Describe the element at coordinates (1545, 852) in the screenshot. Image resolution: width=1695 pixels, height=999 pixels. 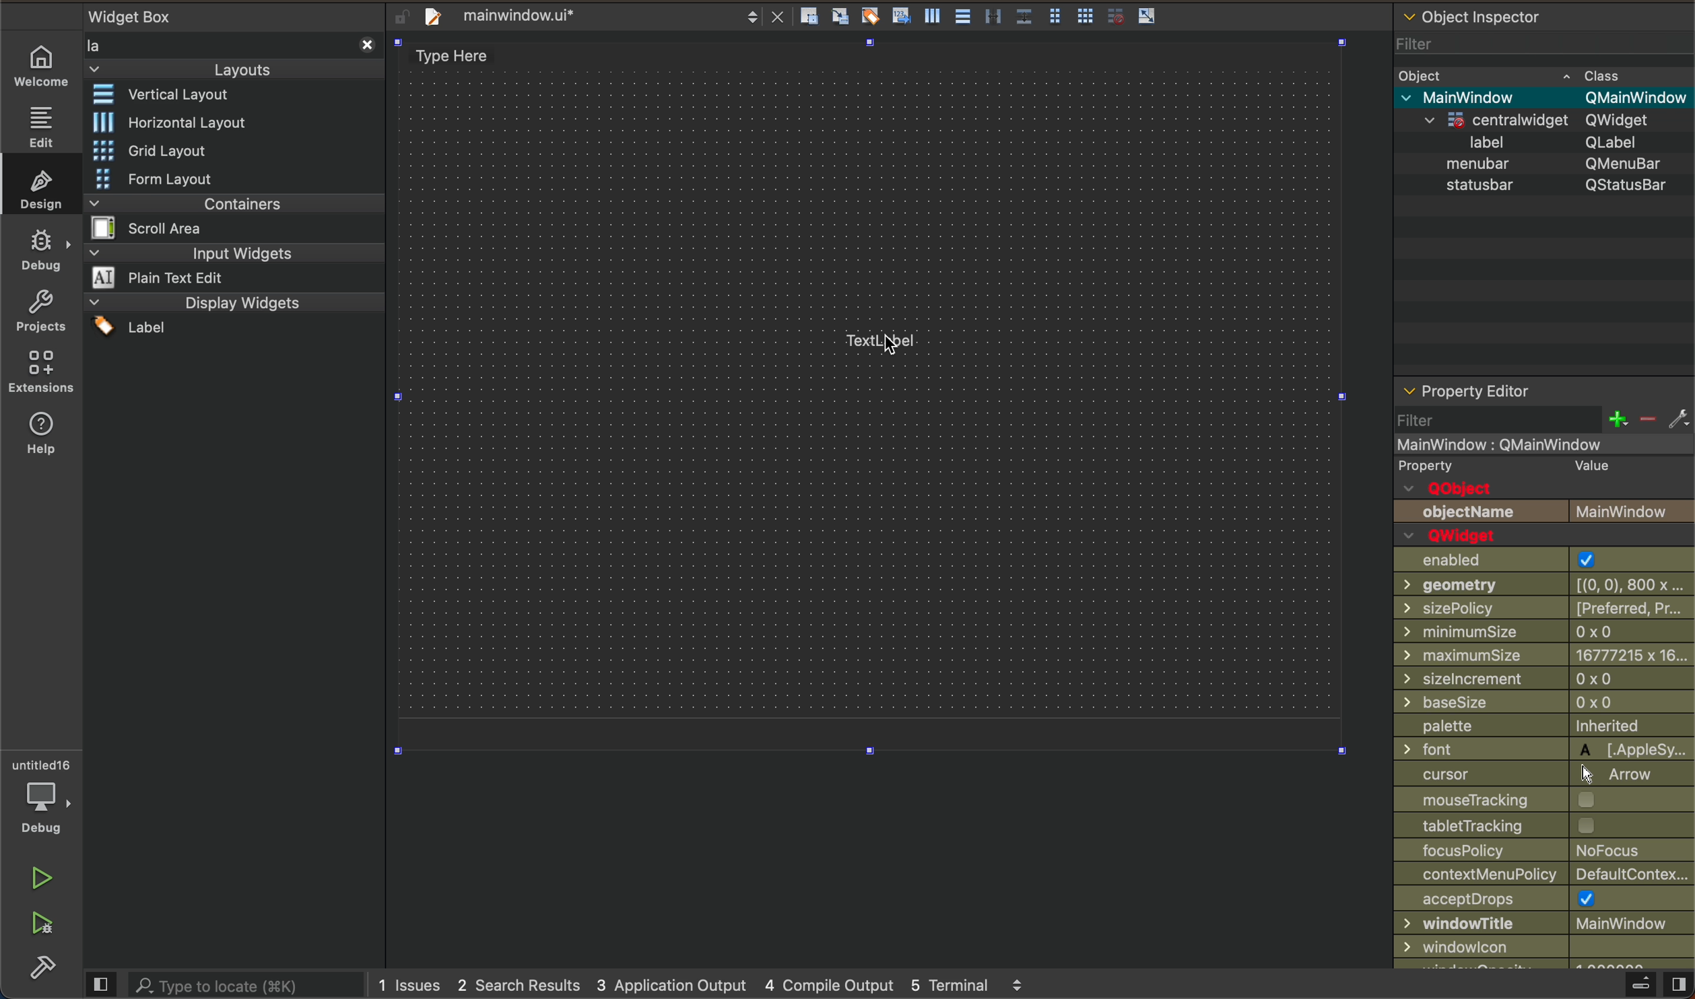
I see `focus policy` at that location.